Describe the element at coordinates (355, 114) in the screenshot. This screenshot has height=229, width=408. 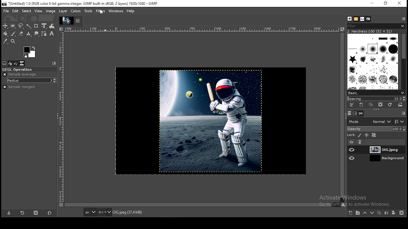
I see `channels ` at that location.